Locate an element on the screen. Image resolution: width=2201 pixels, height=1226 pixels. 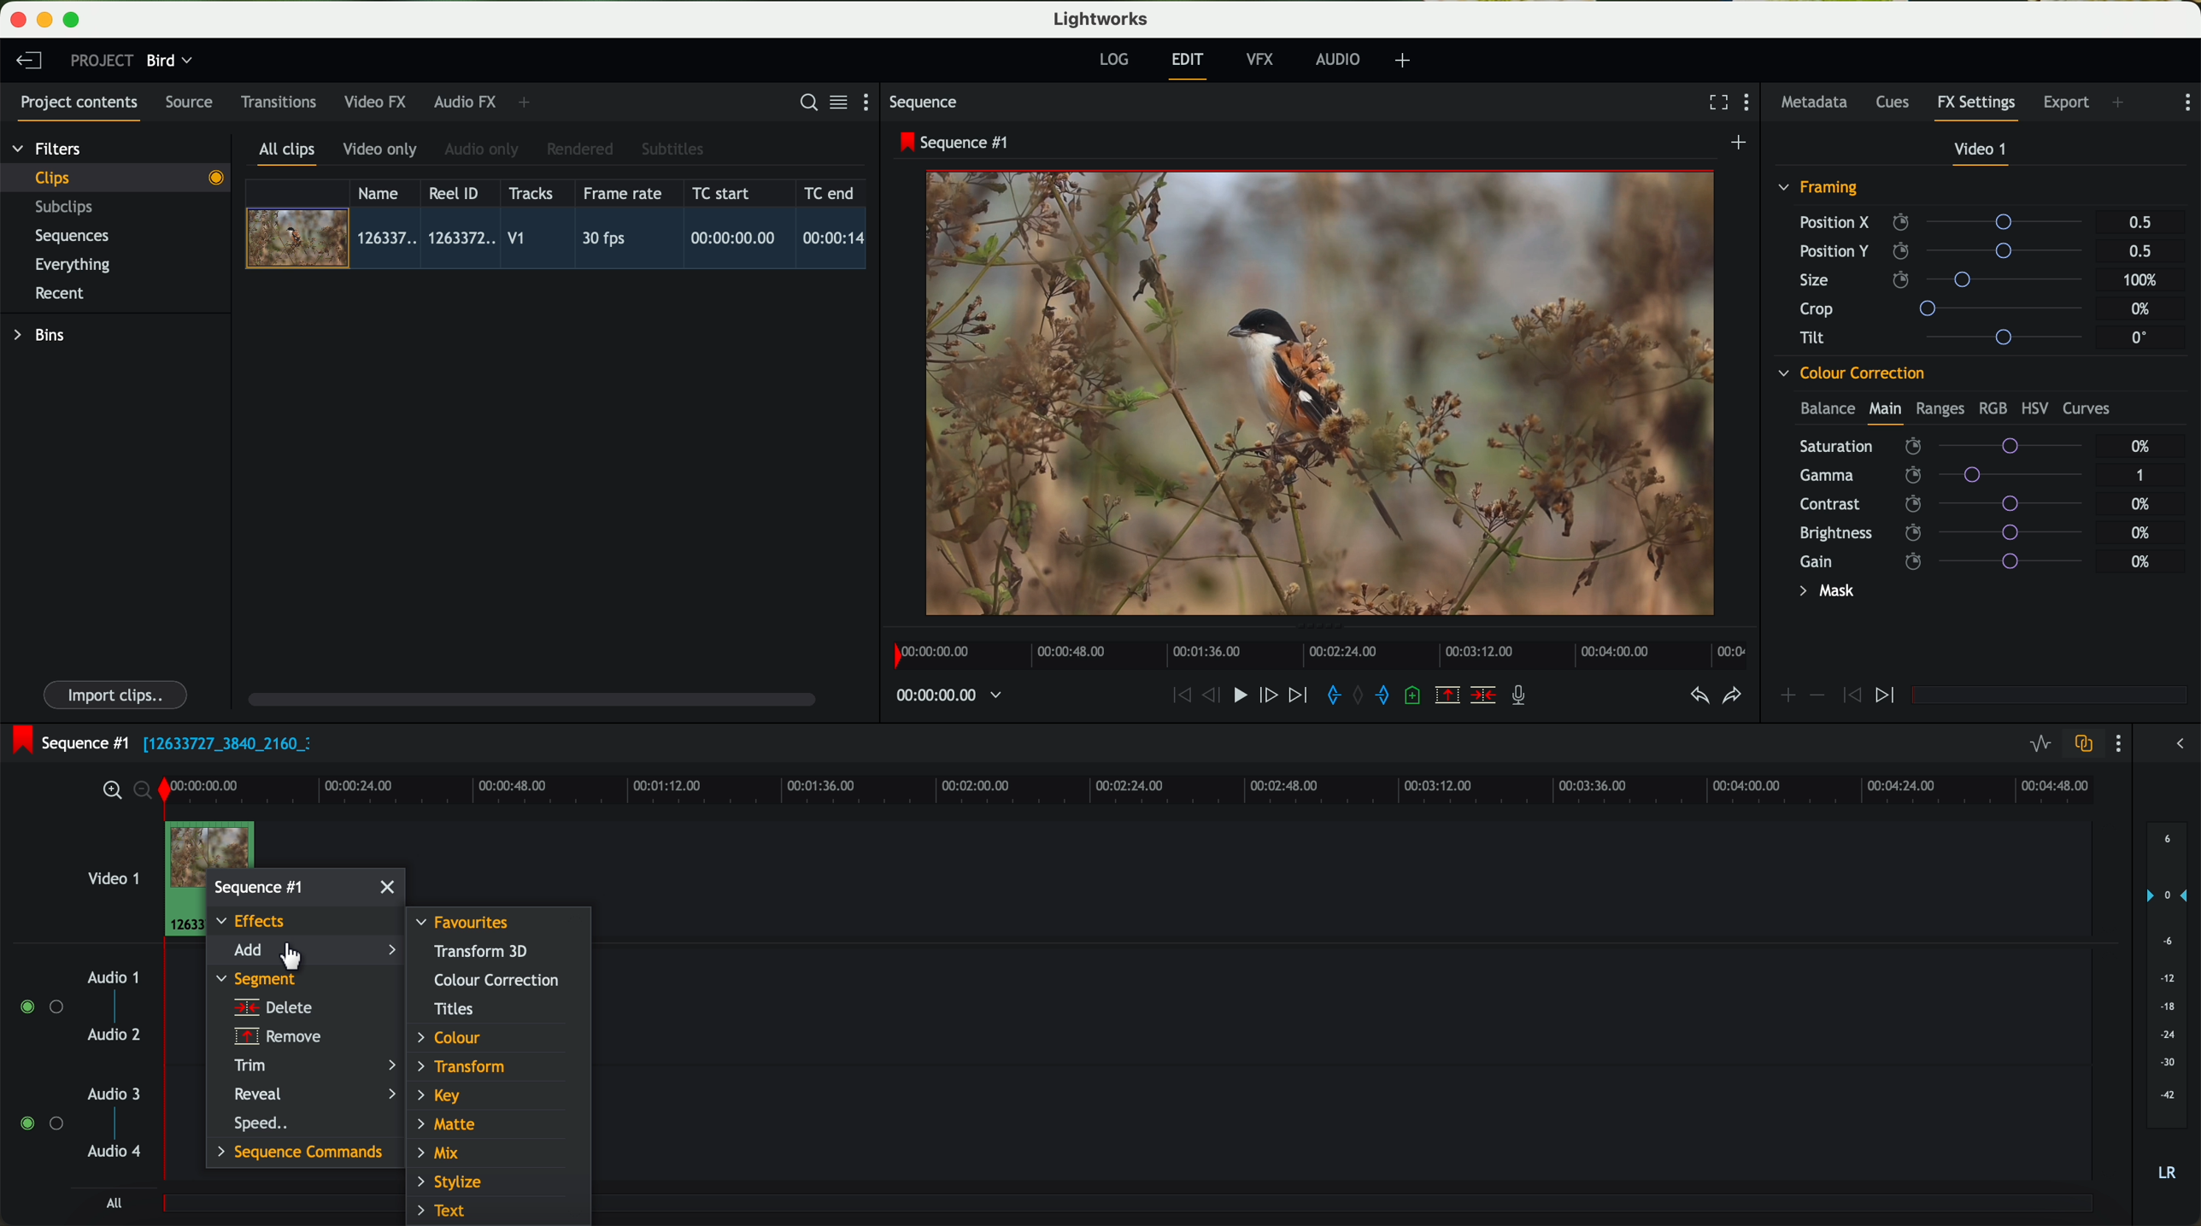
position X is located at coordinates (1947, 222).